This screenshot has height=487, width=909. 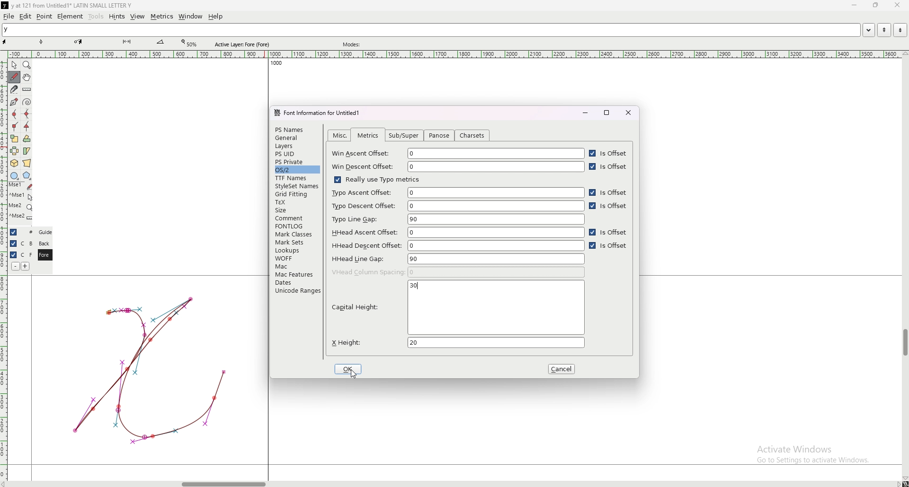 What do you see at coordinates (414, 286) in the screenshot?
I see `30` at bounding box center [414, 286].